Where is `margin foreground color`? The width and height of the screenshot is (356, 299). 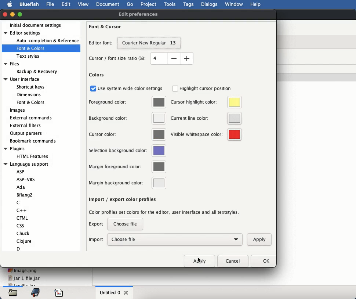 margin foreground color is located at coordinates (127, 167).